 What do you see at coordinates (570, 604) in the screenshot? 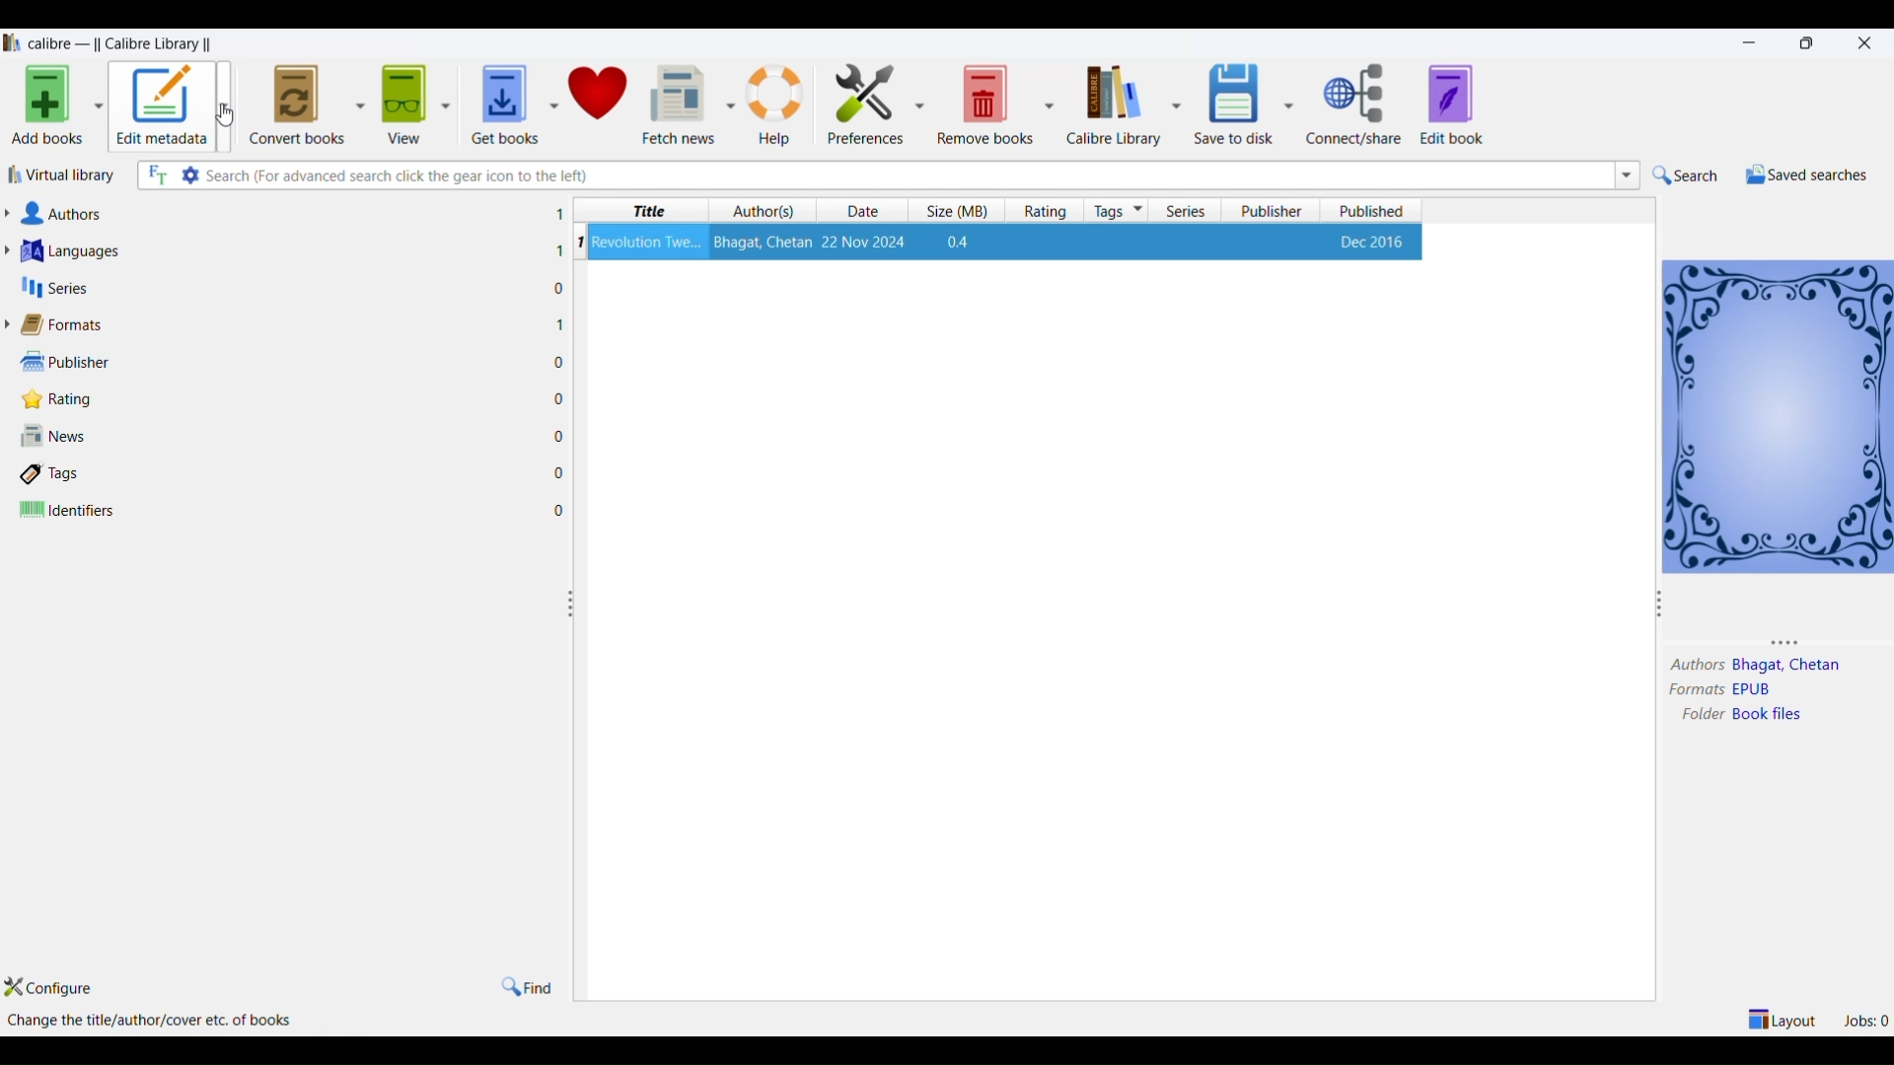
I see `resize` at bounding box center [570, 604].